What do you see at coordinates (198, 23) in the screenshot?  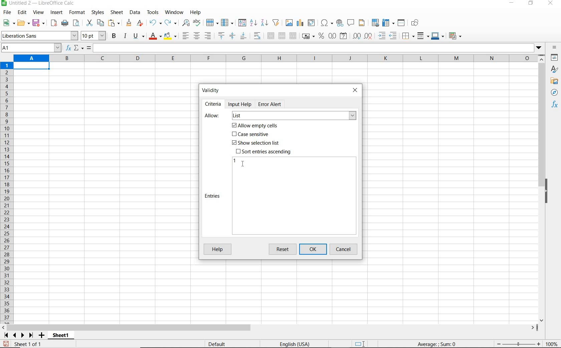 I see `spelling` at bounding box center [198, 23].